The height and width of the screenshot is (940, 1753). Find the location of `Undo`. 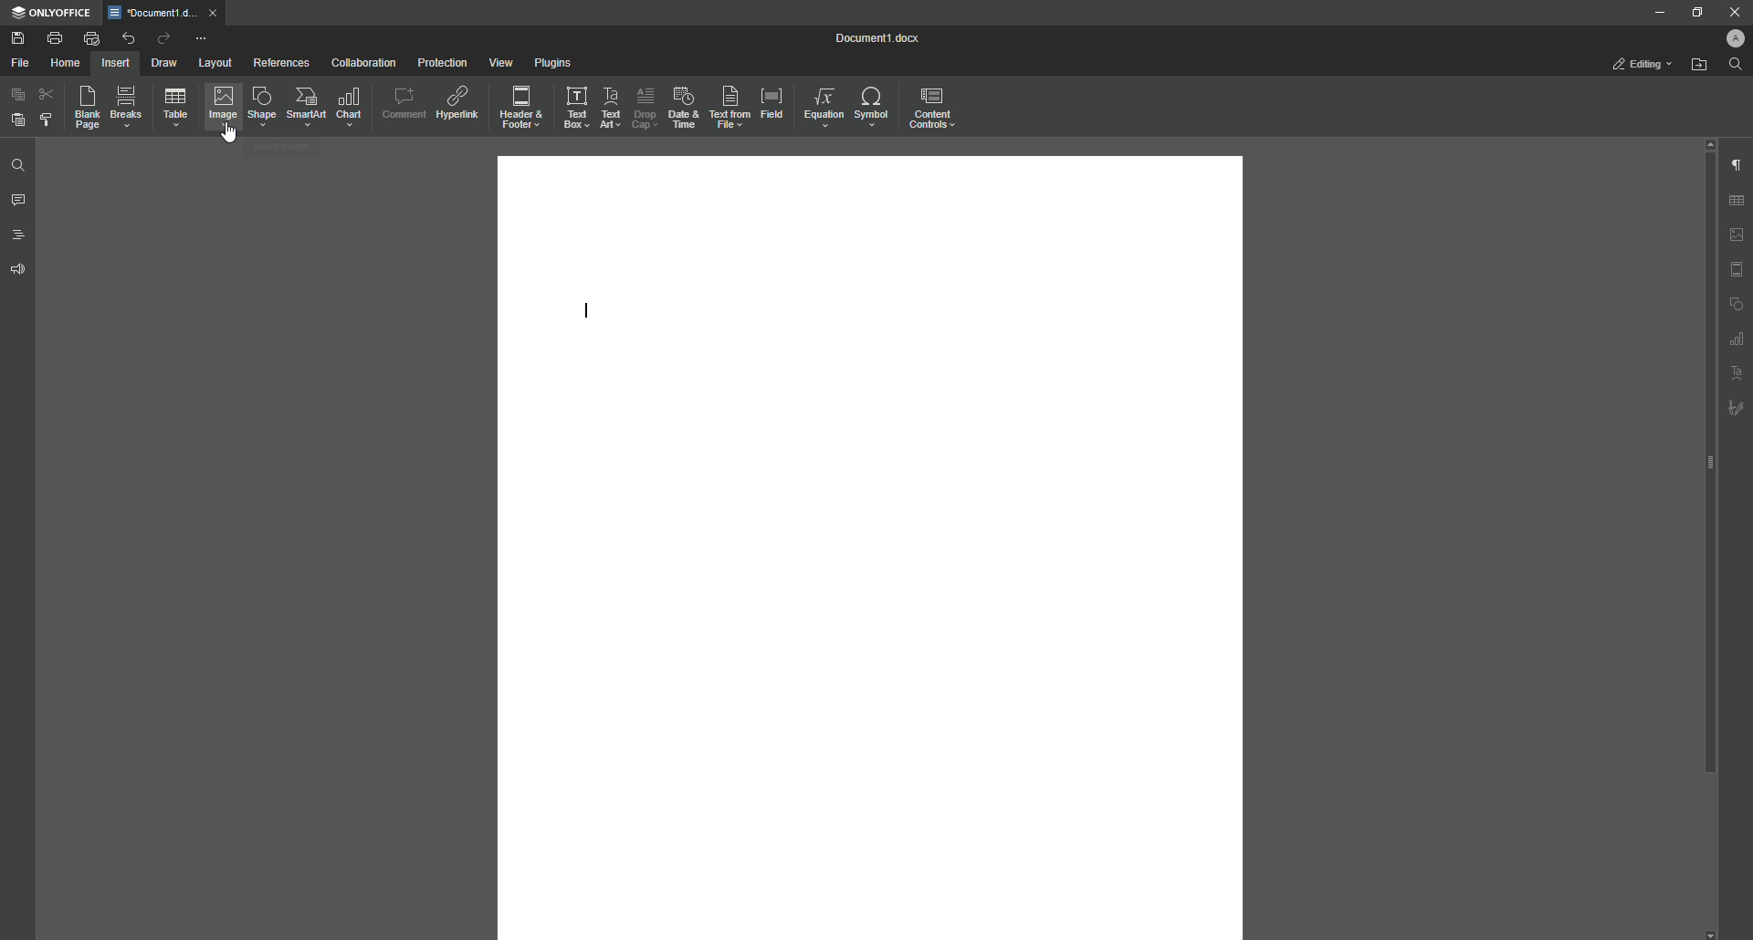

Undo is located at coordinates (129, 36).